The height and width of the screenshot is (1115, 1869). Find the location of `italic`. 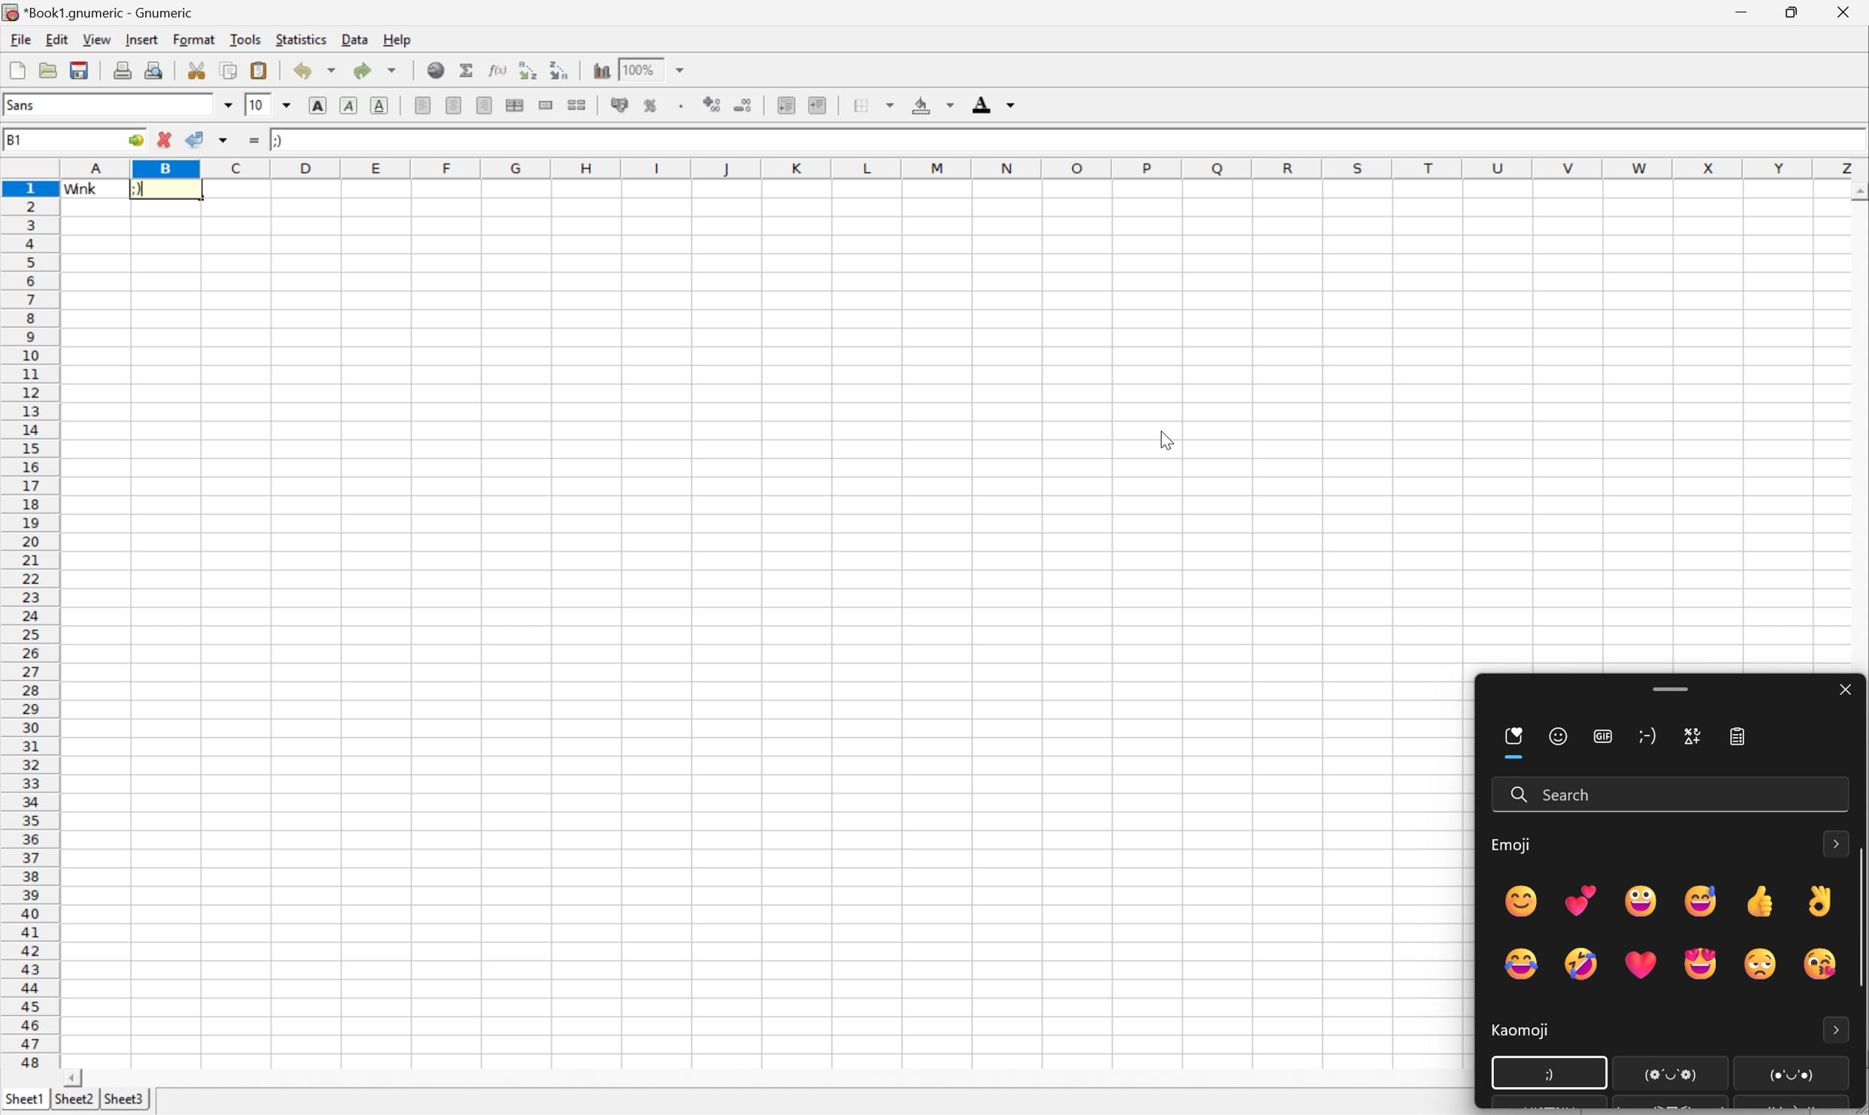

italic is located at coordinates (349, 104).